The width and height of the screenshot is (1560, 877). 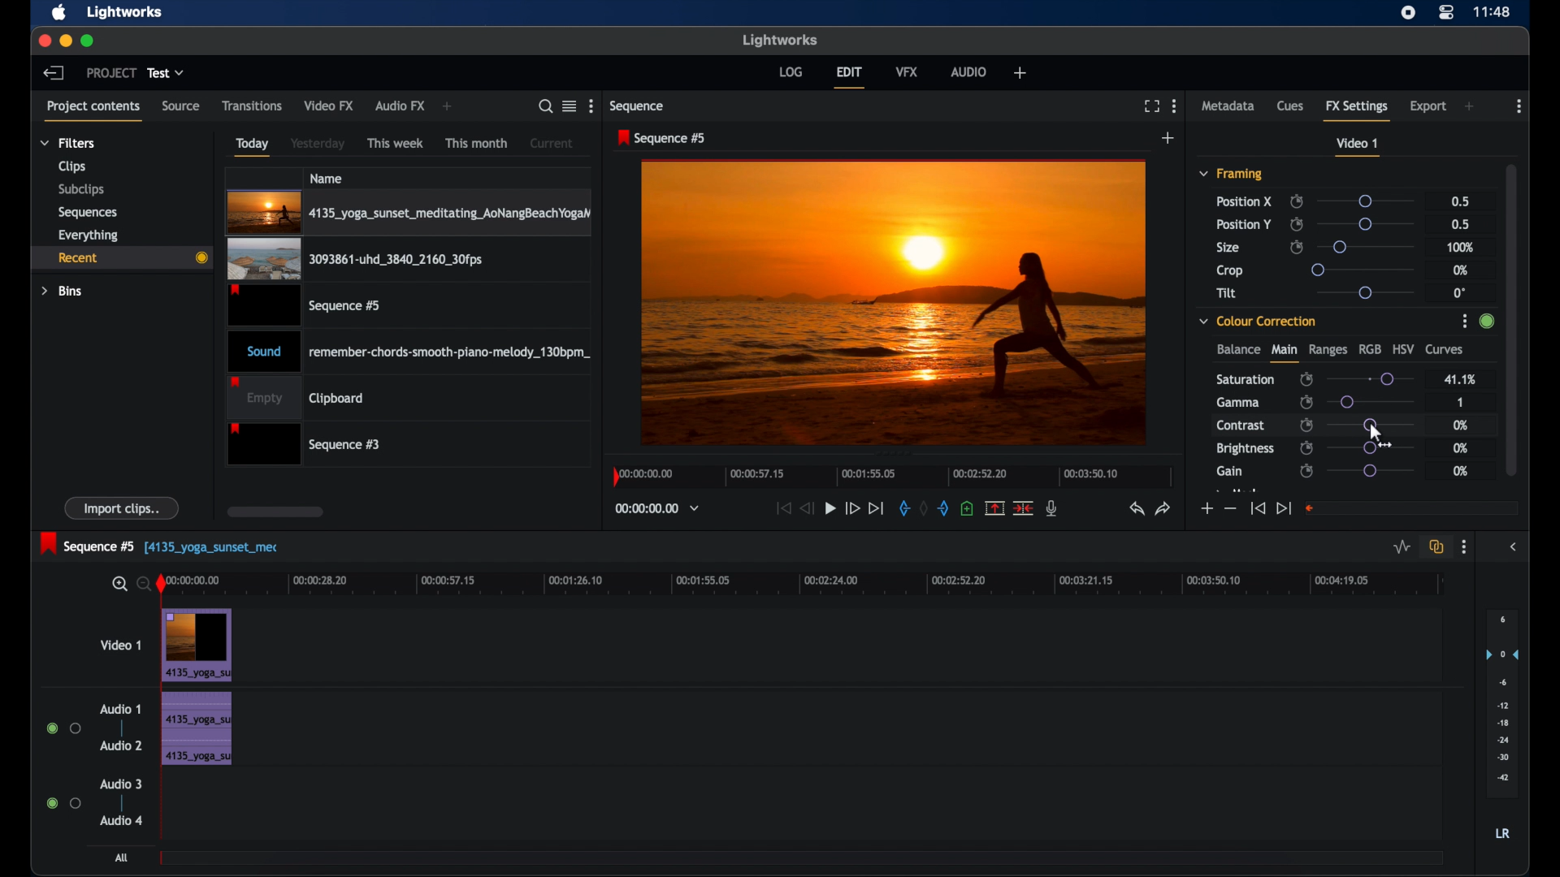 What do you see at coordinates (1462, 270) in the screenshot?
I see `0%` at bounding box center [1462, 270].